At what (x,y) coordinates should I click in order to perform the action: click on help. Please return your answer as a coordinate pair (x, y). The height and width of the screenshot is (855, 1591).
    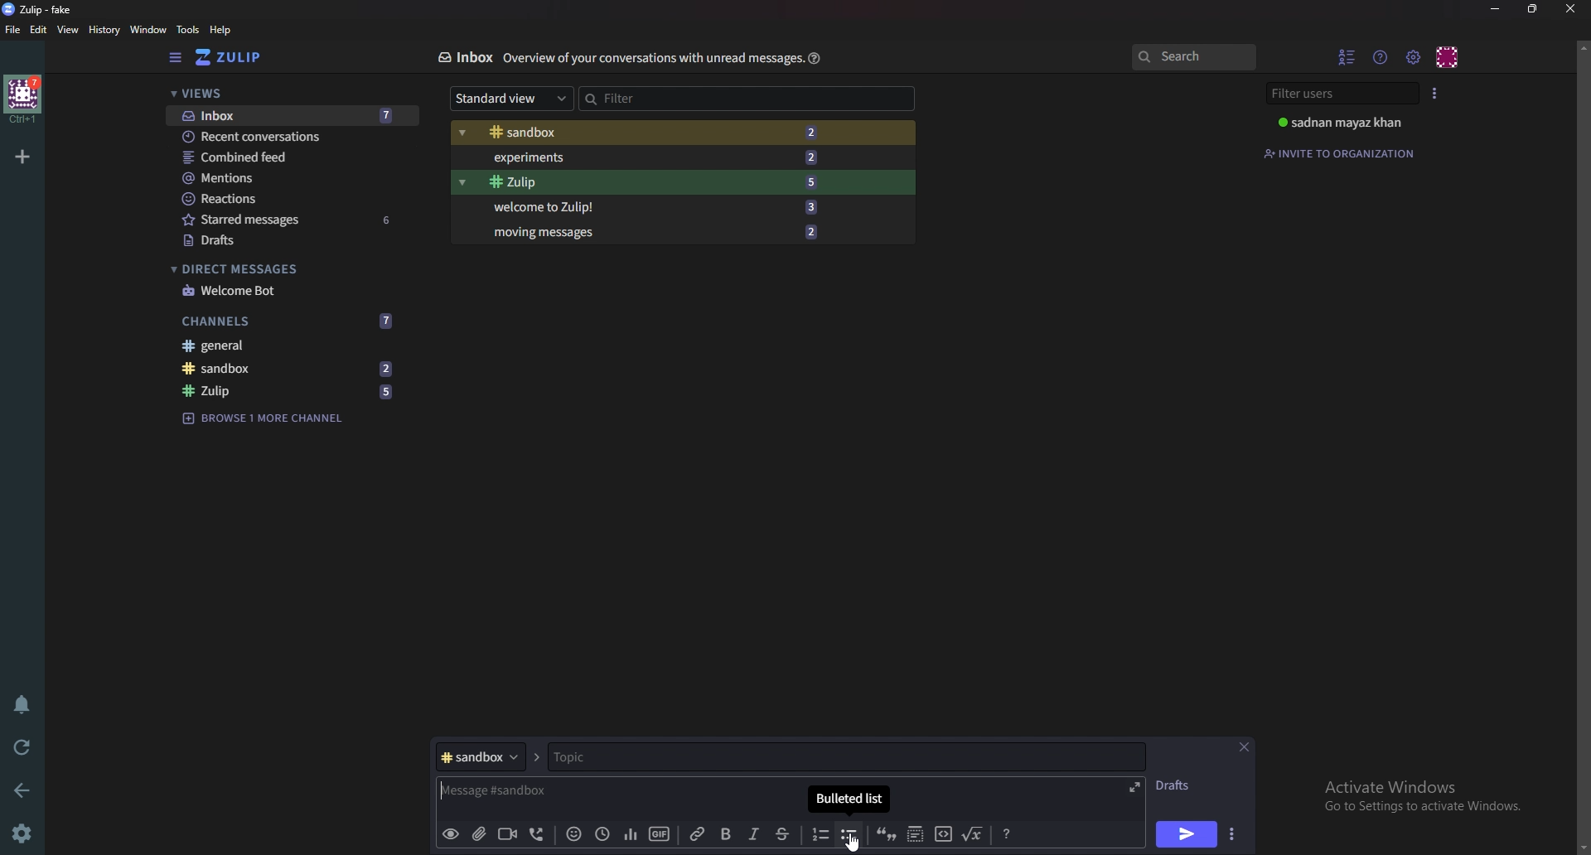
    Looking at the image, I should click on (221, 30).